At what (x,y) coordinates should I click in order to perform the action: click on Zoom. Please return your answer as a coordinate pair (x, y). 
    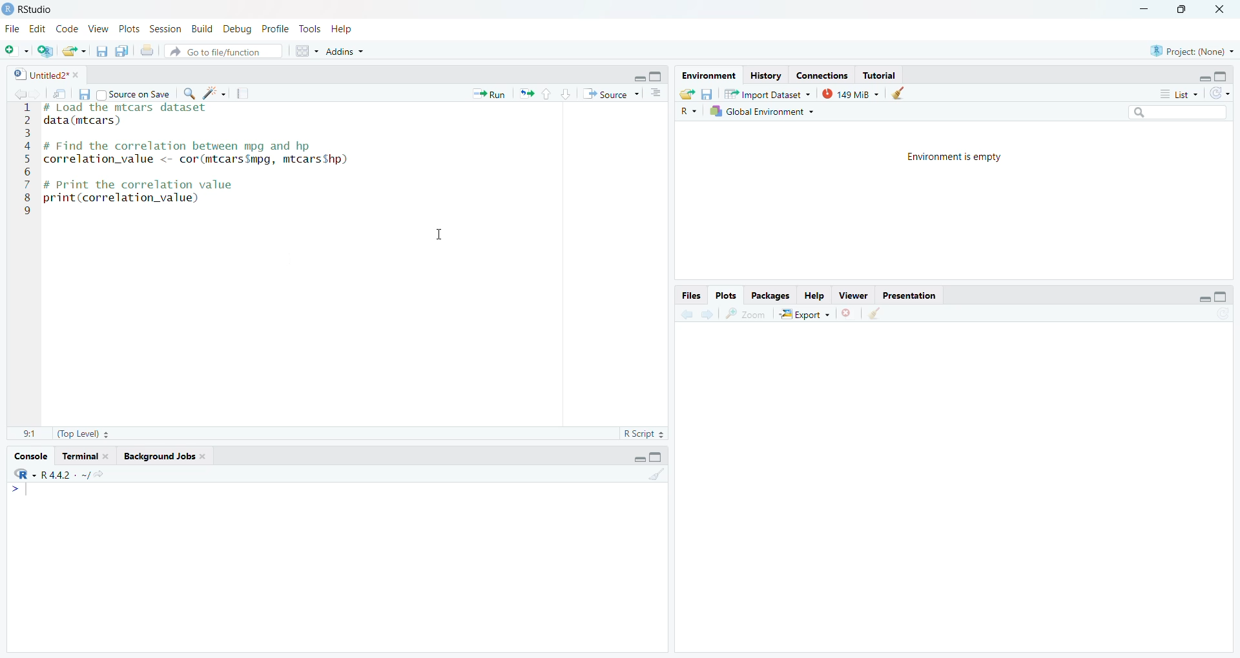
    Looking at the image, I should click on (746, 314).